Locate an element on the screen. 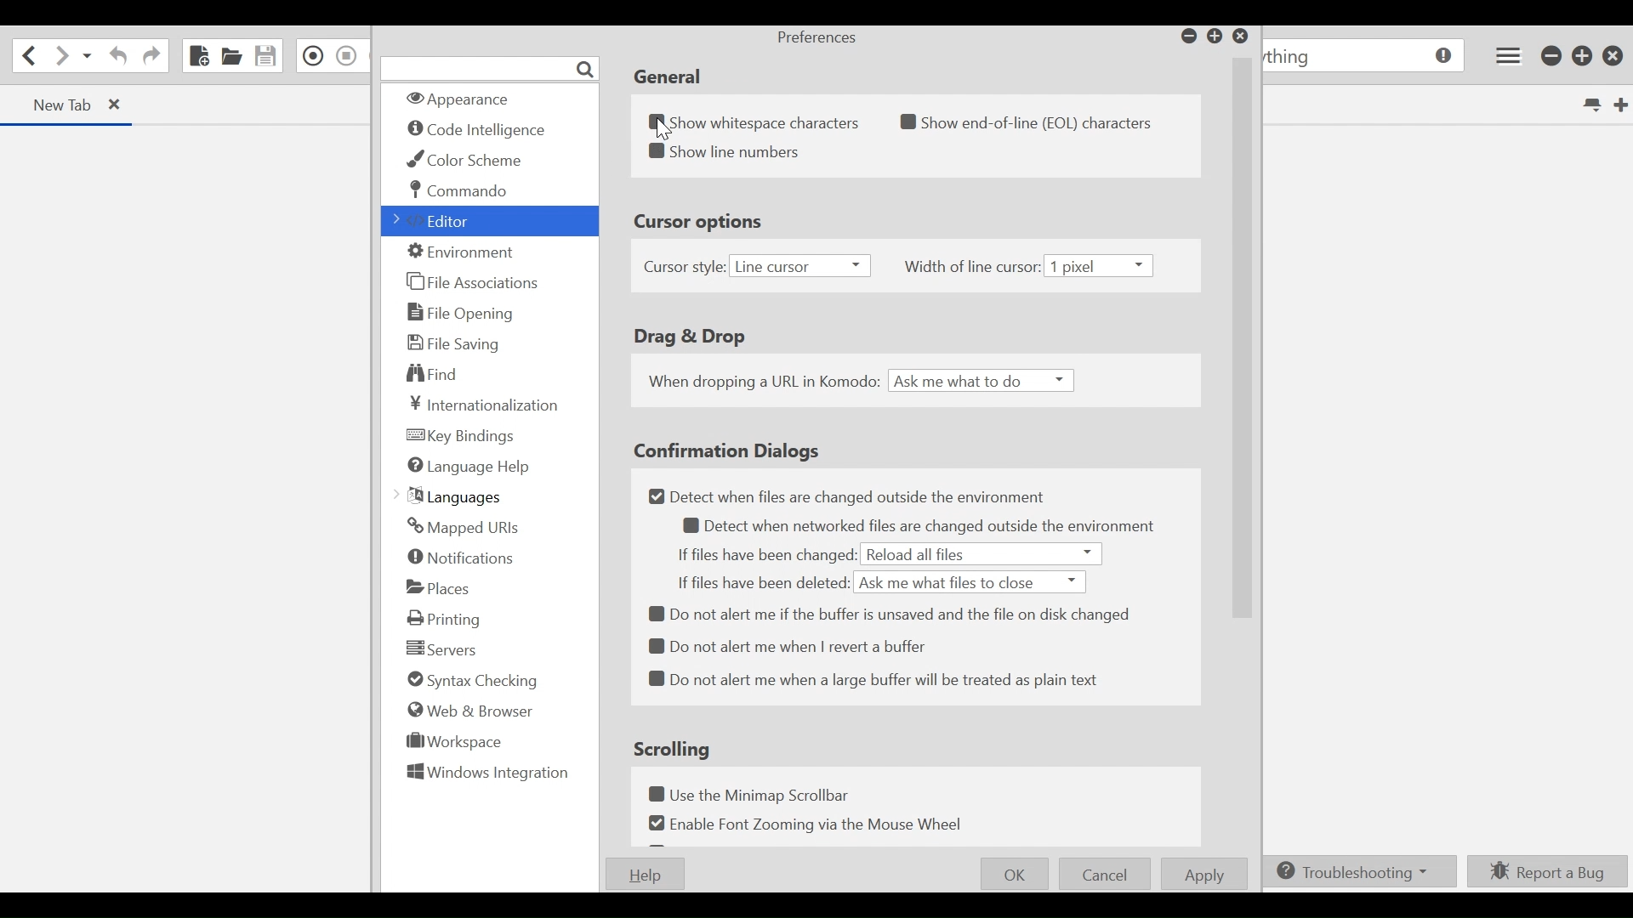  Reload all files is located at coordinates (920, 555).